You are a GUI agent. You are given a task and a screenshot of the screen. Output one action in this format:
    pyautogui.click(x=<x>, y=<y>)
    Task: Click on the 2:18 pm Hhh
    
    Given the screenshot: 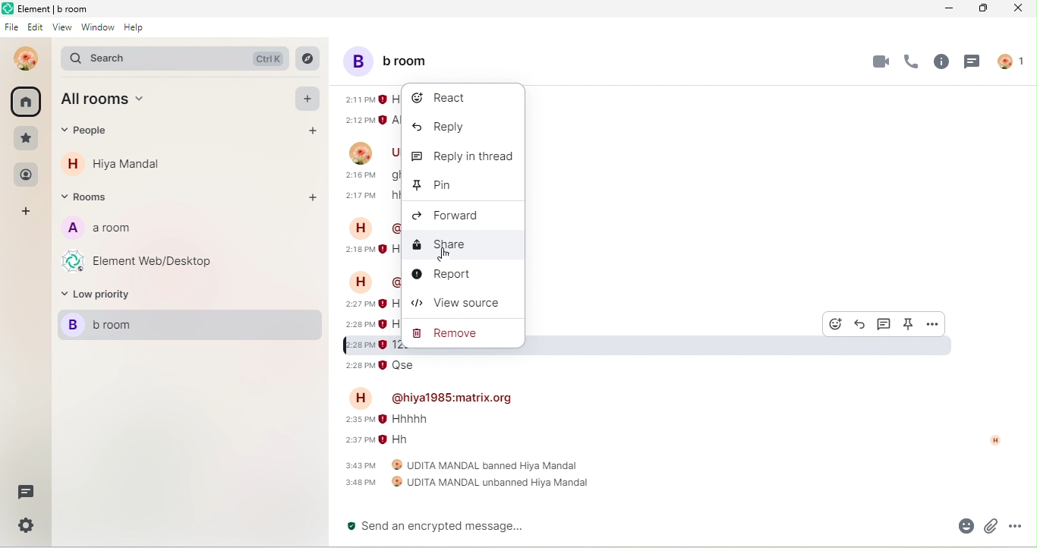 What is the action you would take?
    pyautogui.click(x=372, y=250)
    